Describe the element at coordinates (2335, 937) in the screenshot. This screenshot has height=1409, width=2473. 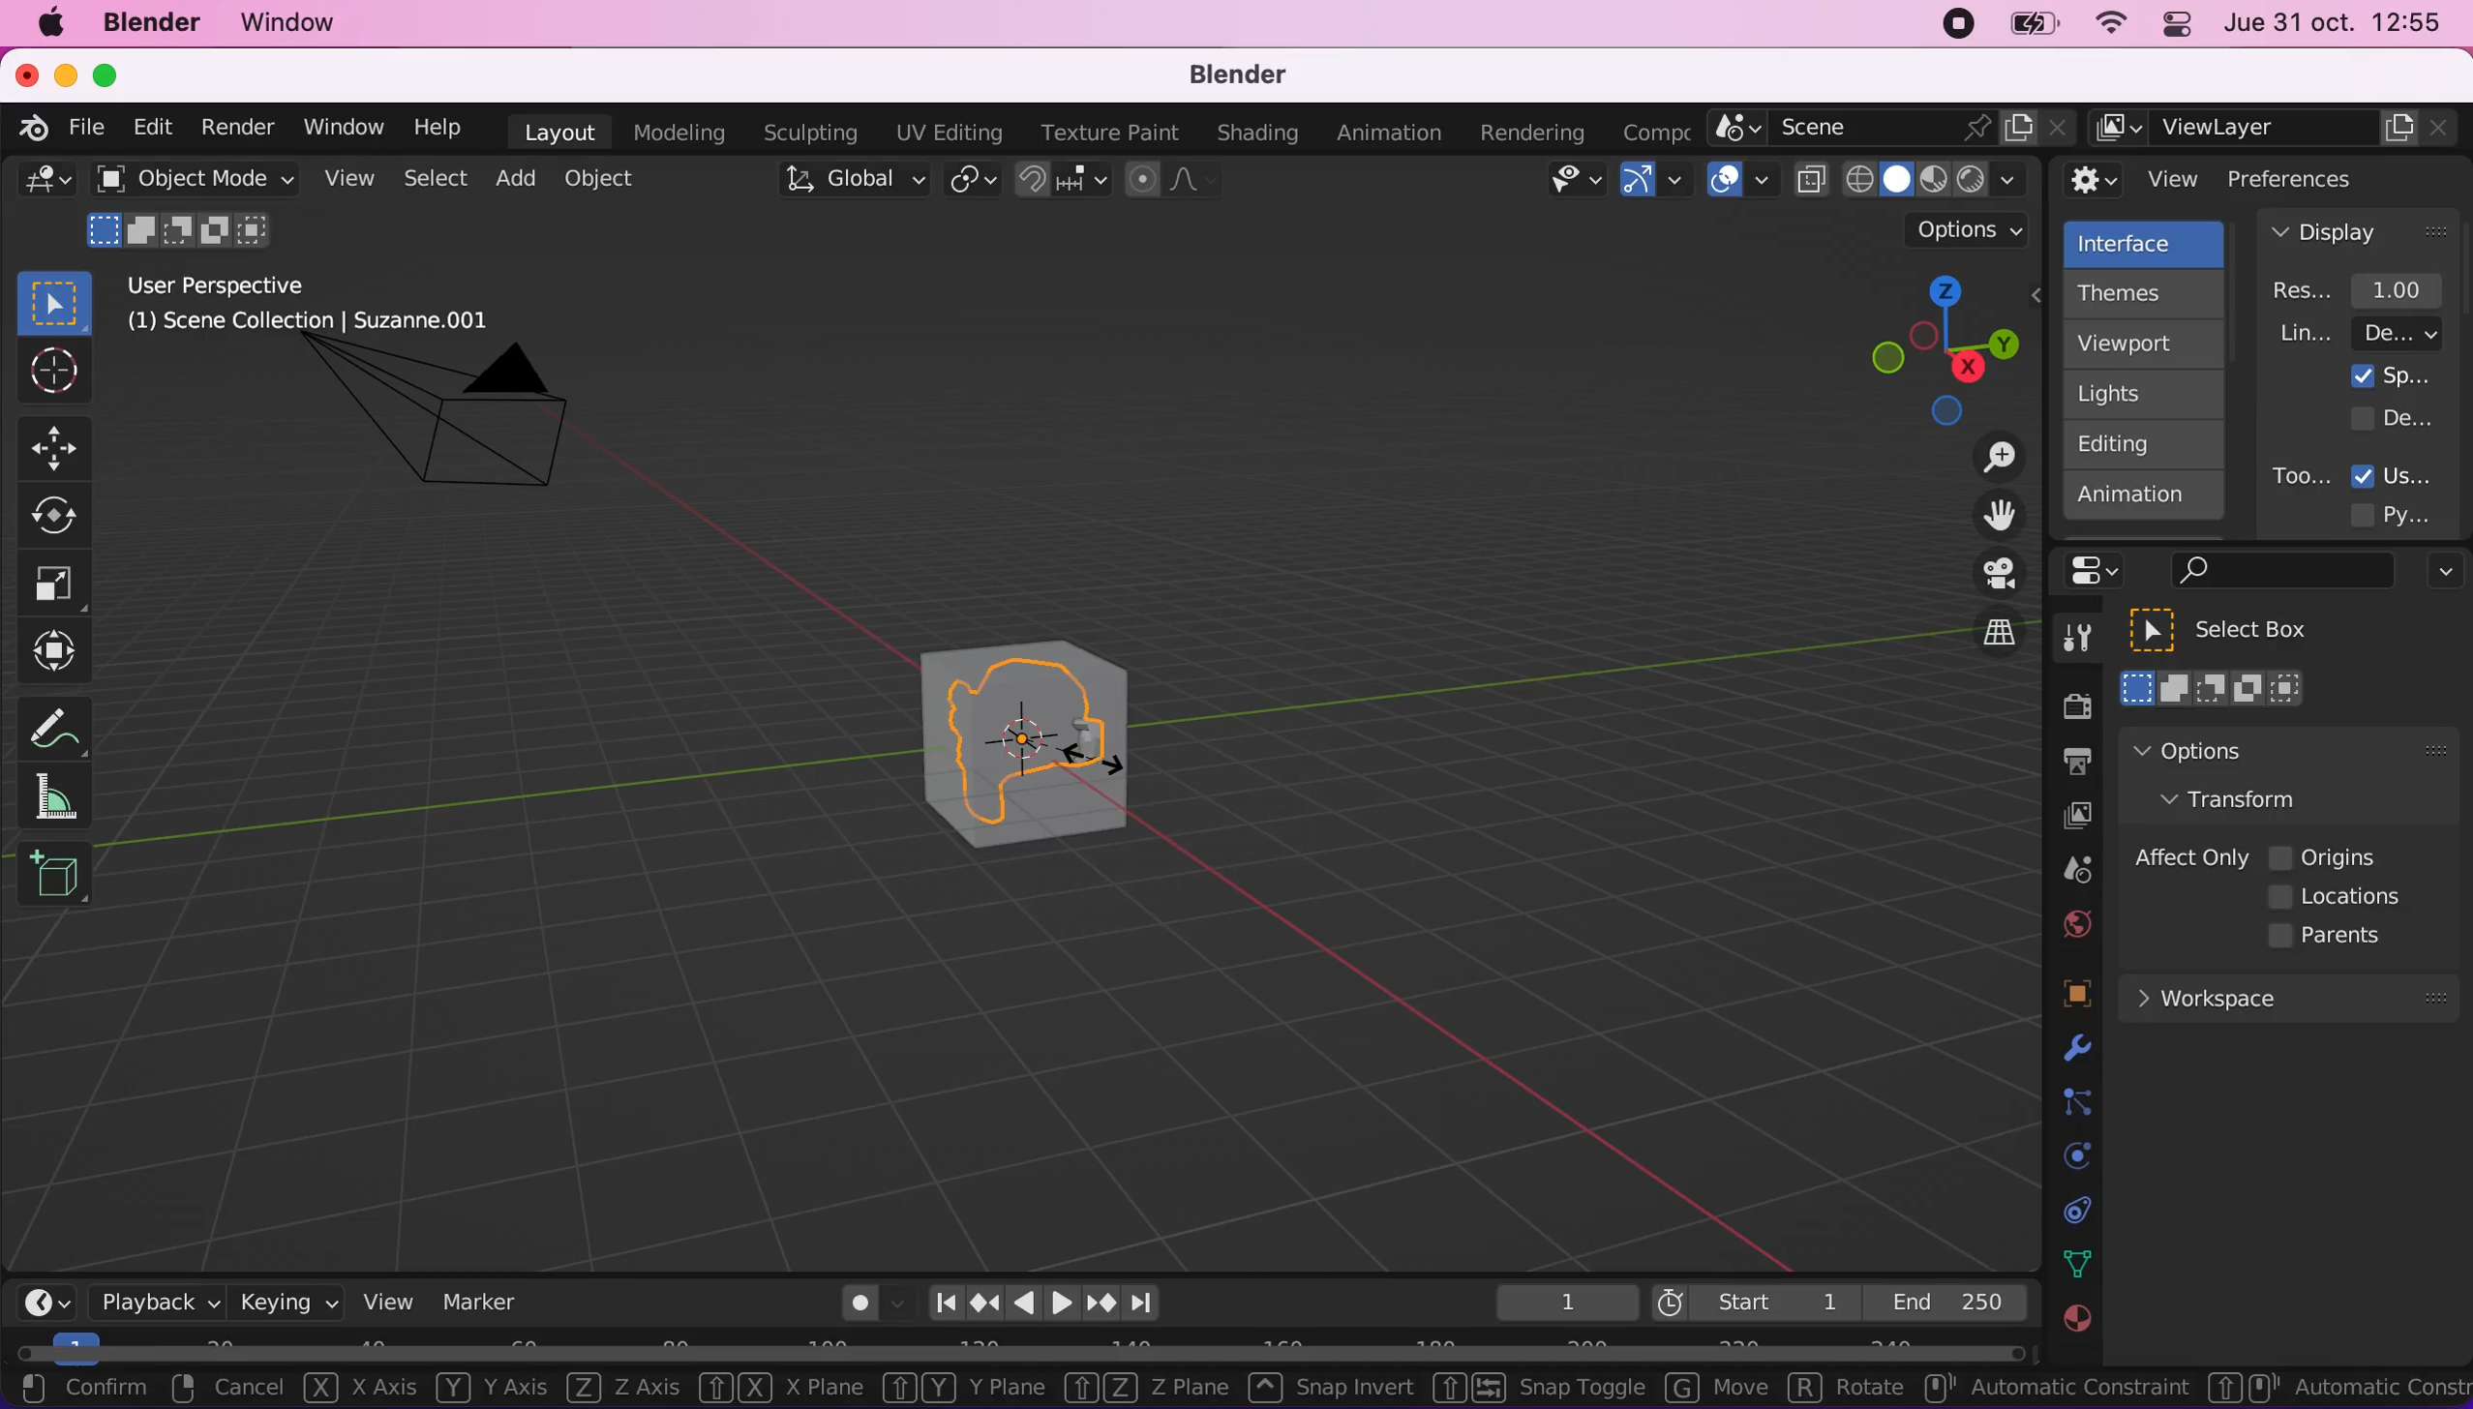
I see `parents` at that location.